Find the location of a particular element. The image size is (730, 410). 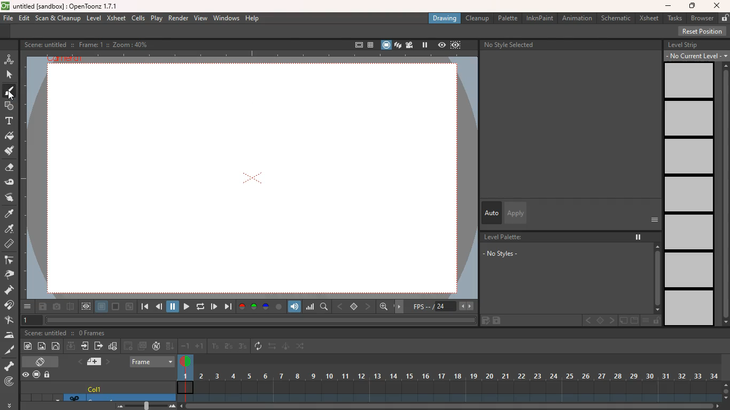

Col1 is located at coordinates (129, 387).